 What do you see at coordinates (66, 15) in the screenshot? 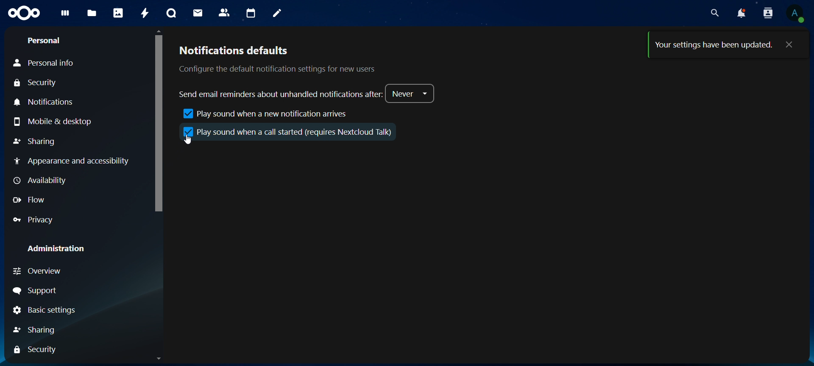
I see `dashboard` at bounding box center [66, 15].